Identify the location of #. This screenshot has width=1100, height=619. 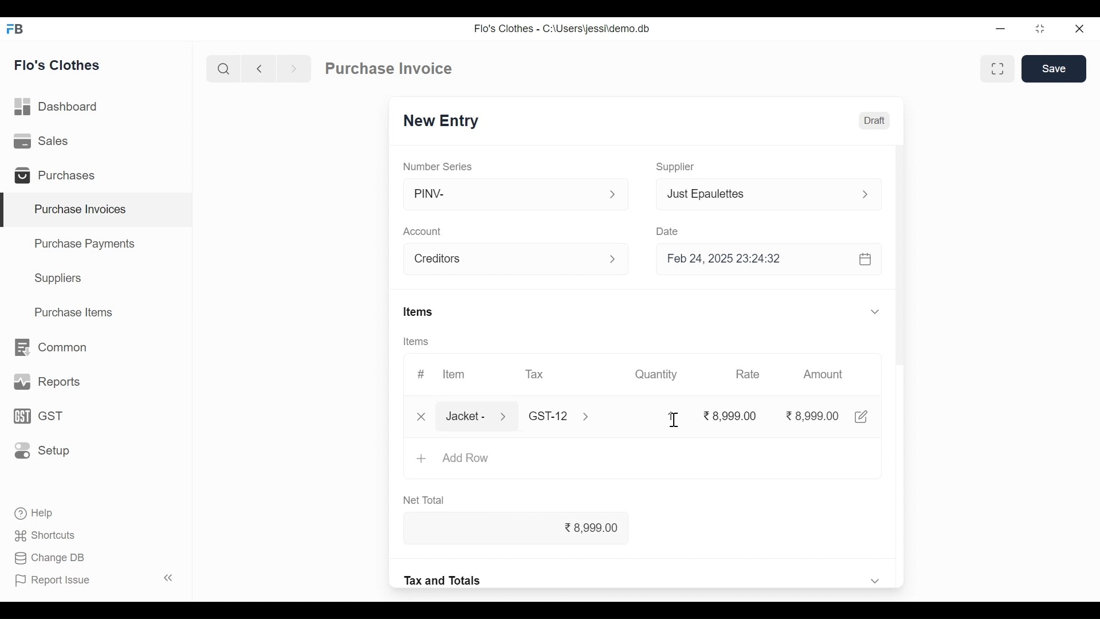
(422, 373).